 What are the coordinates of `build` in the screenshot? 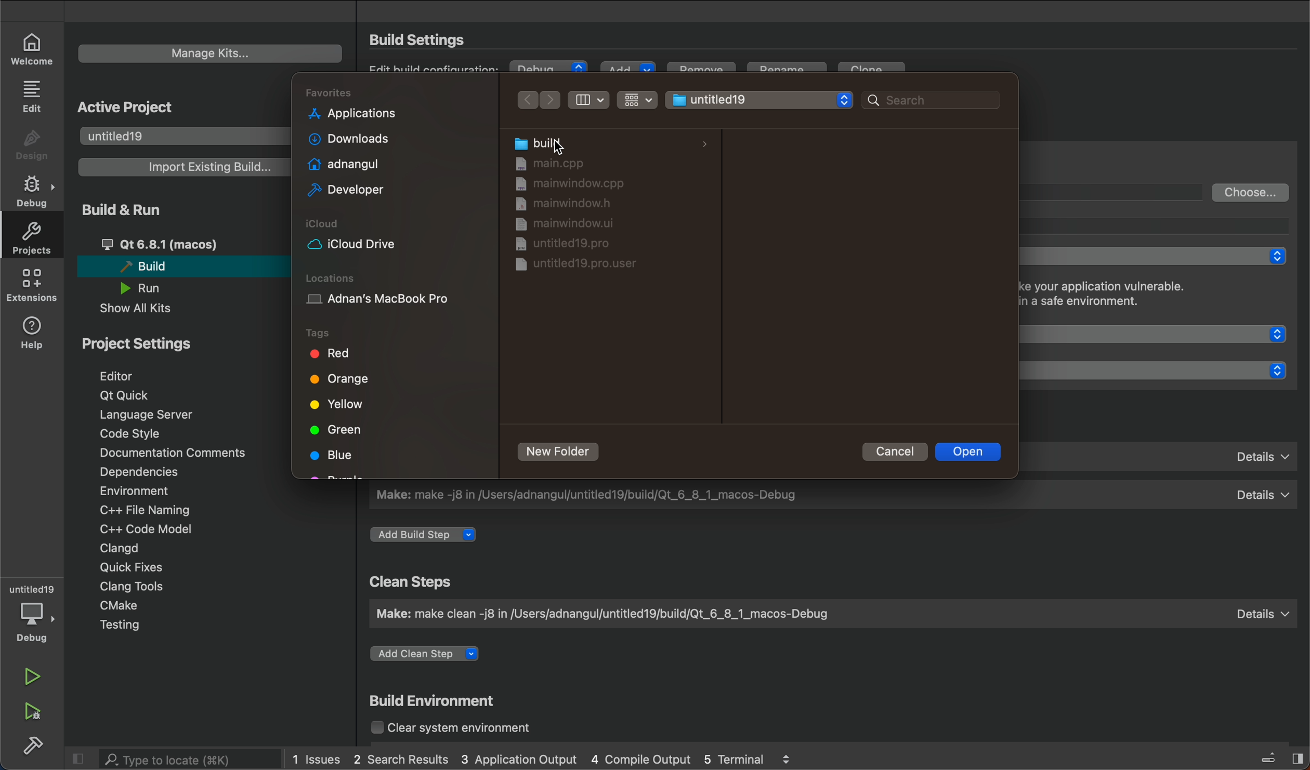 It's located at (34, 744).